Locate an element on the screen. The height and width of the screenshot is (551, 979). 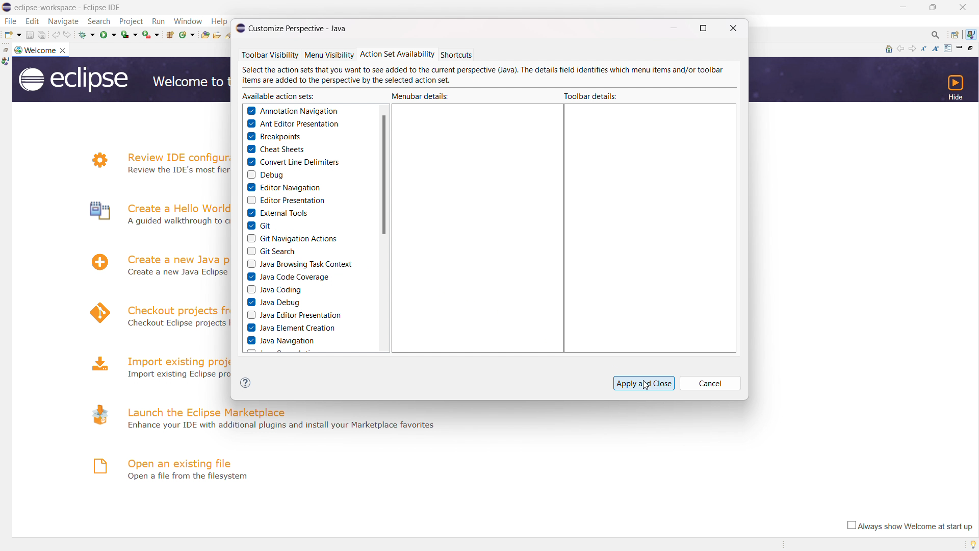
customize page is located at coordinates (947, 48).